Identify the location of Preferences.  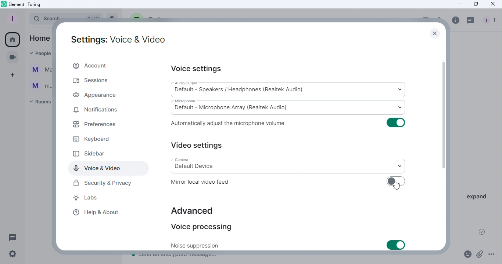
(94, 124).